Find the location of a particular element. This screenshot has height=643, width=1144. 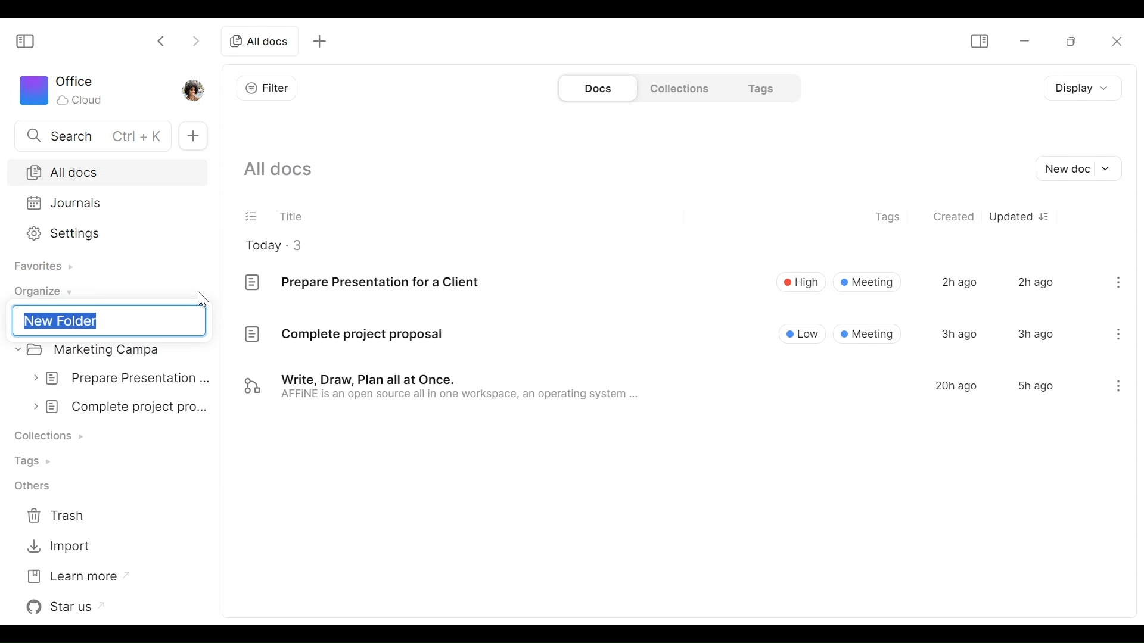

Title is located at coordinates (291, 214).